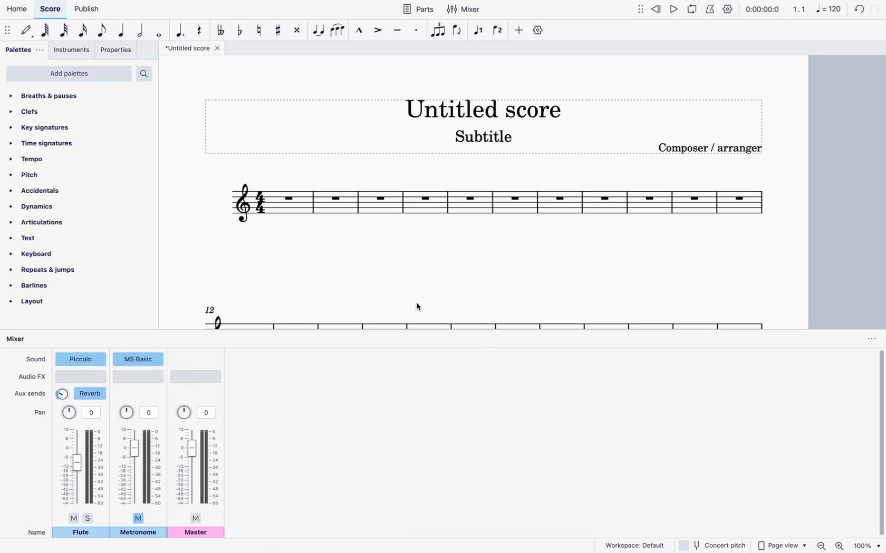 This screenshot has width=886, height=553. I want to click on play, so click(675, 8).